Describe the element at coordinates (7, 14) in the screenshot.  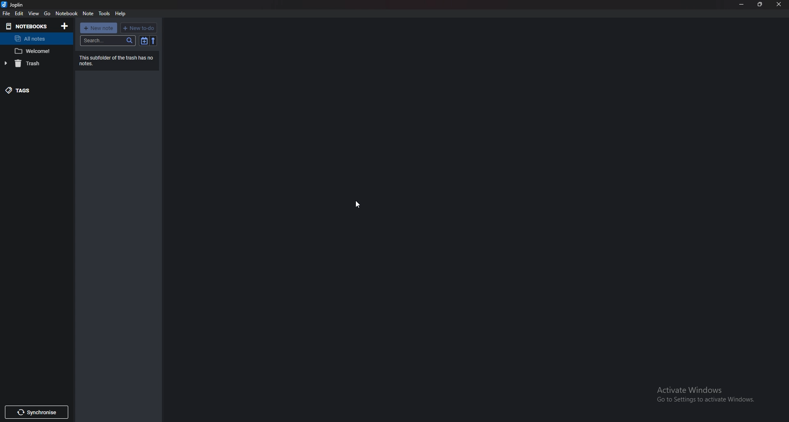
I see `File` at that location.